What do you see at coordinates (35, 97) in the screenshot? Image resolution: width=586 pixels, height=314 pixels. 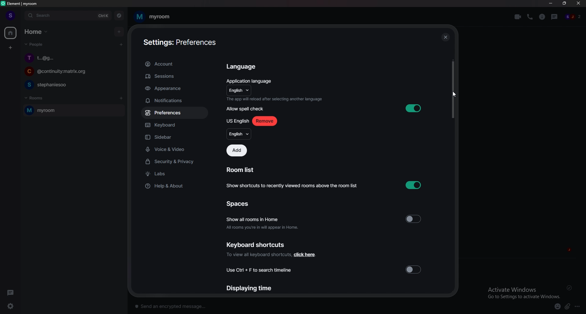 I see `Rooms` at bounding box center [35, 97].